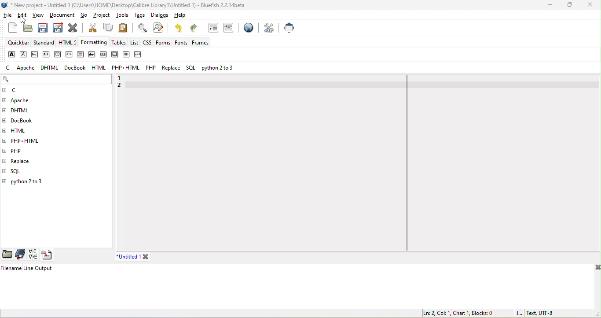 This screenshot has height=318, width=601. I want to click on frames, so click(201, 43).